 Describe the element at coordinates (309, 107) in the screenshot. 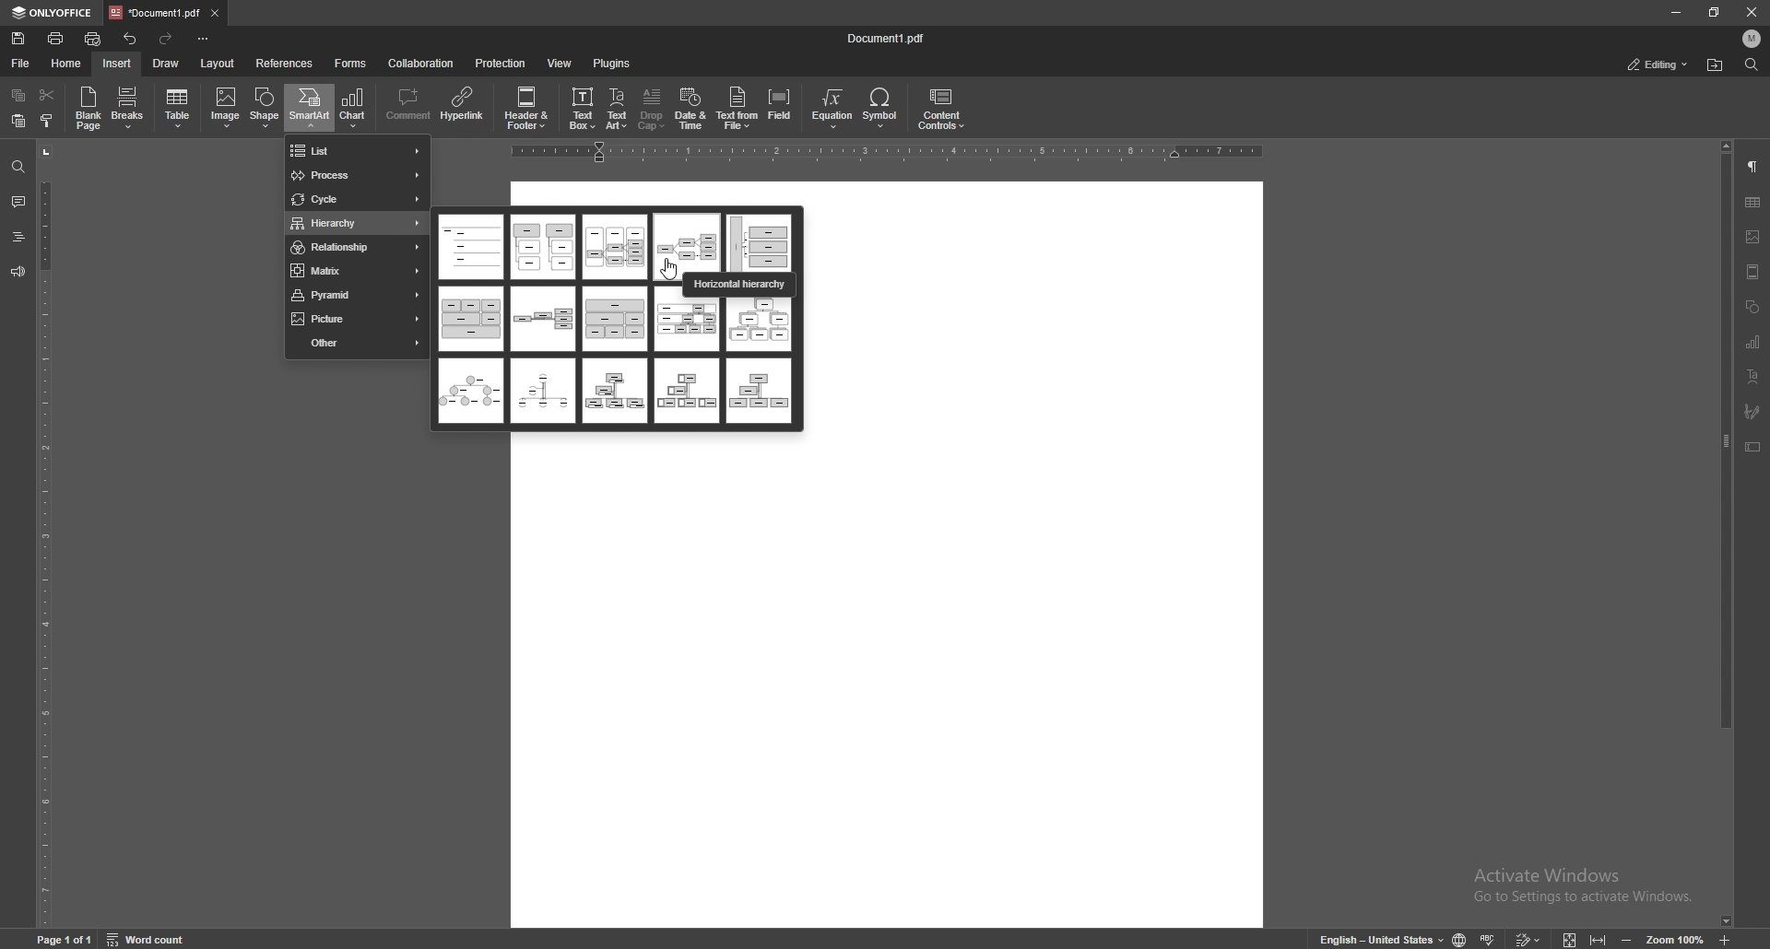

I see `smart art` at that location.